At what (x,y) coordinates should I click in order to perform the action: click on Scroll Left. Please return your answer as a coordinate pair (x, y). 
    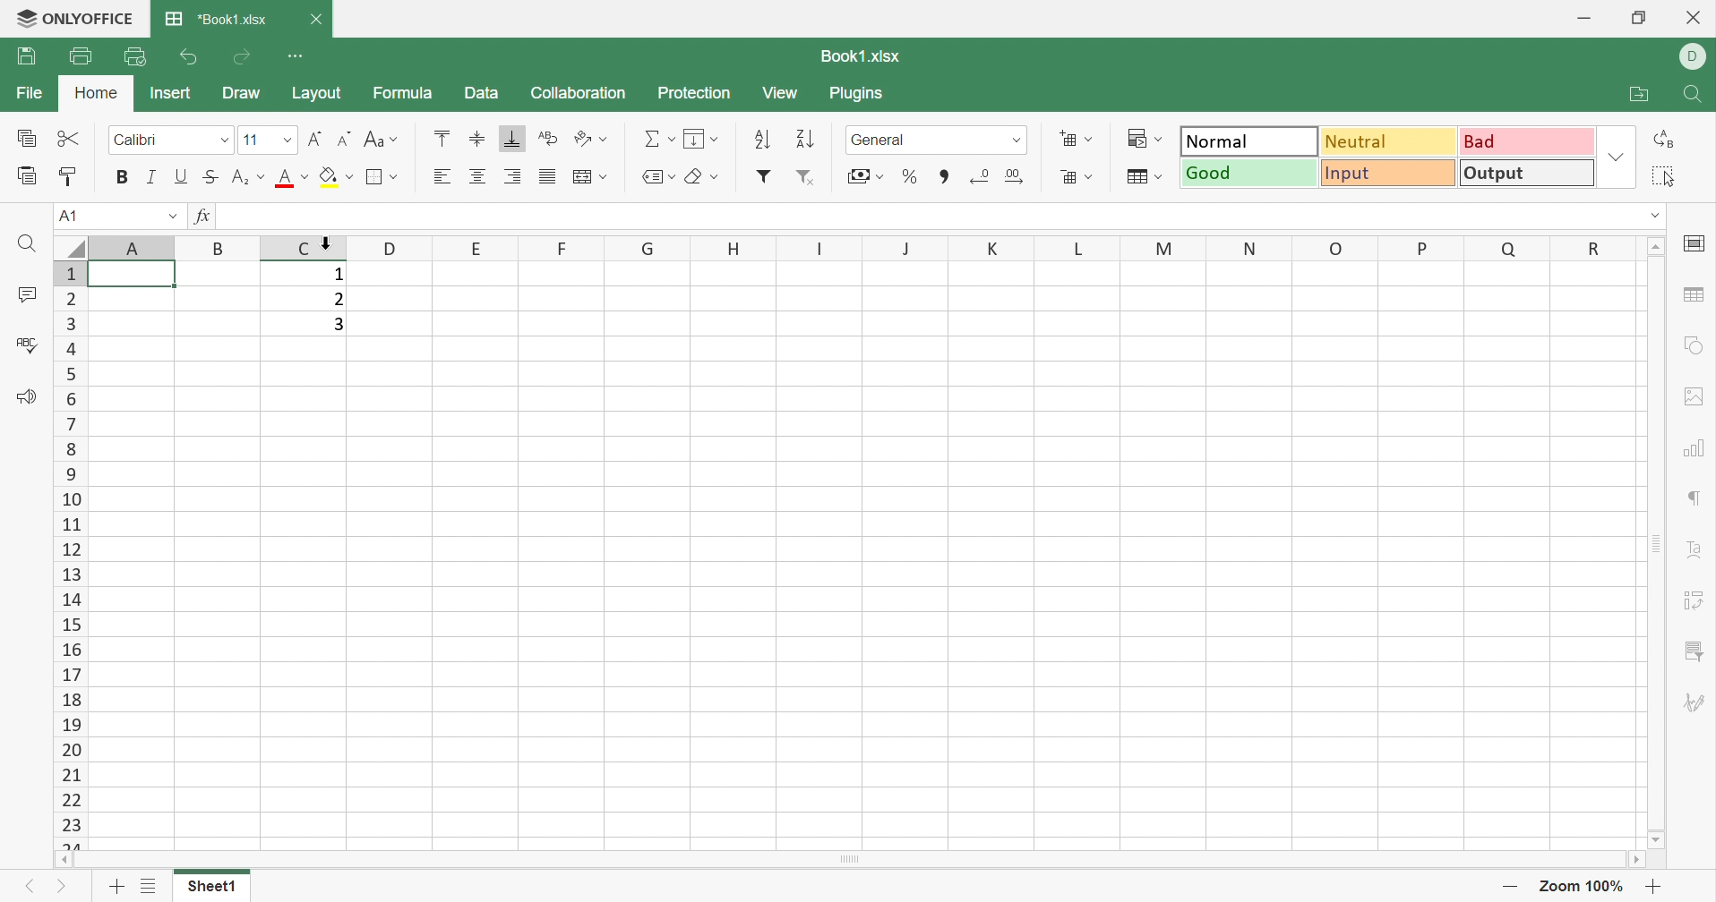
    Looking at the image, I should click on (64, 859).